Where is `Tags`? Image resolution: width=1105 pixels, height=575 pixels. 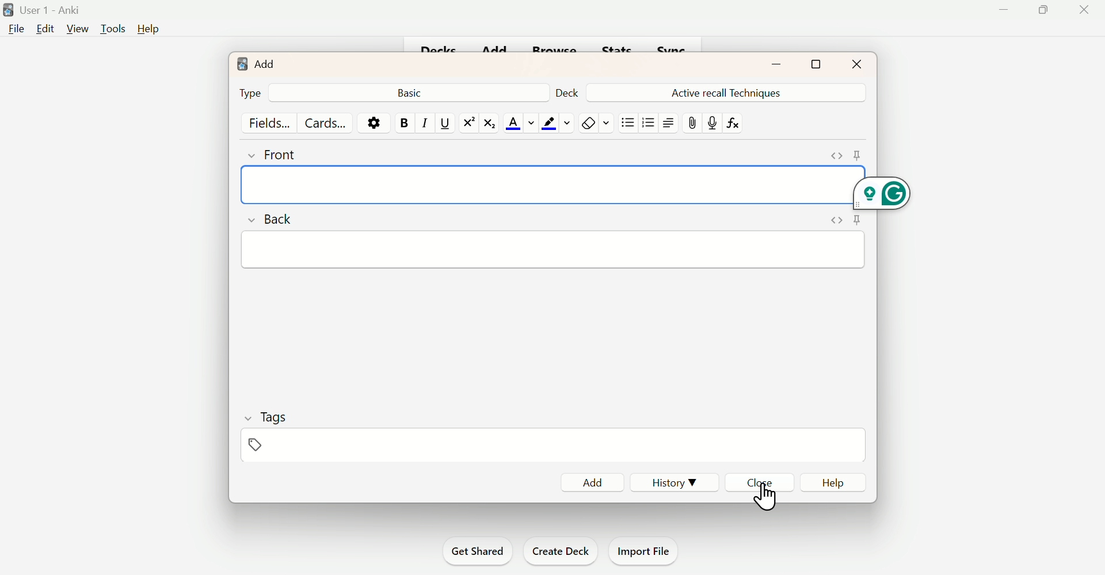
Tags is located at coordinates (269, 432).